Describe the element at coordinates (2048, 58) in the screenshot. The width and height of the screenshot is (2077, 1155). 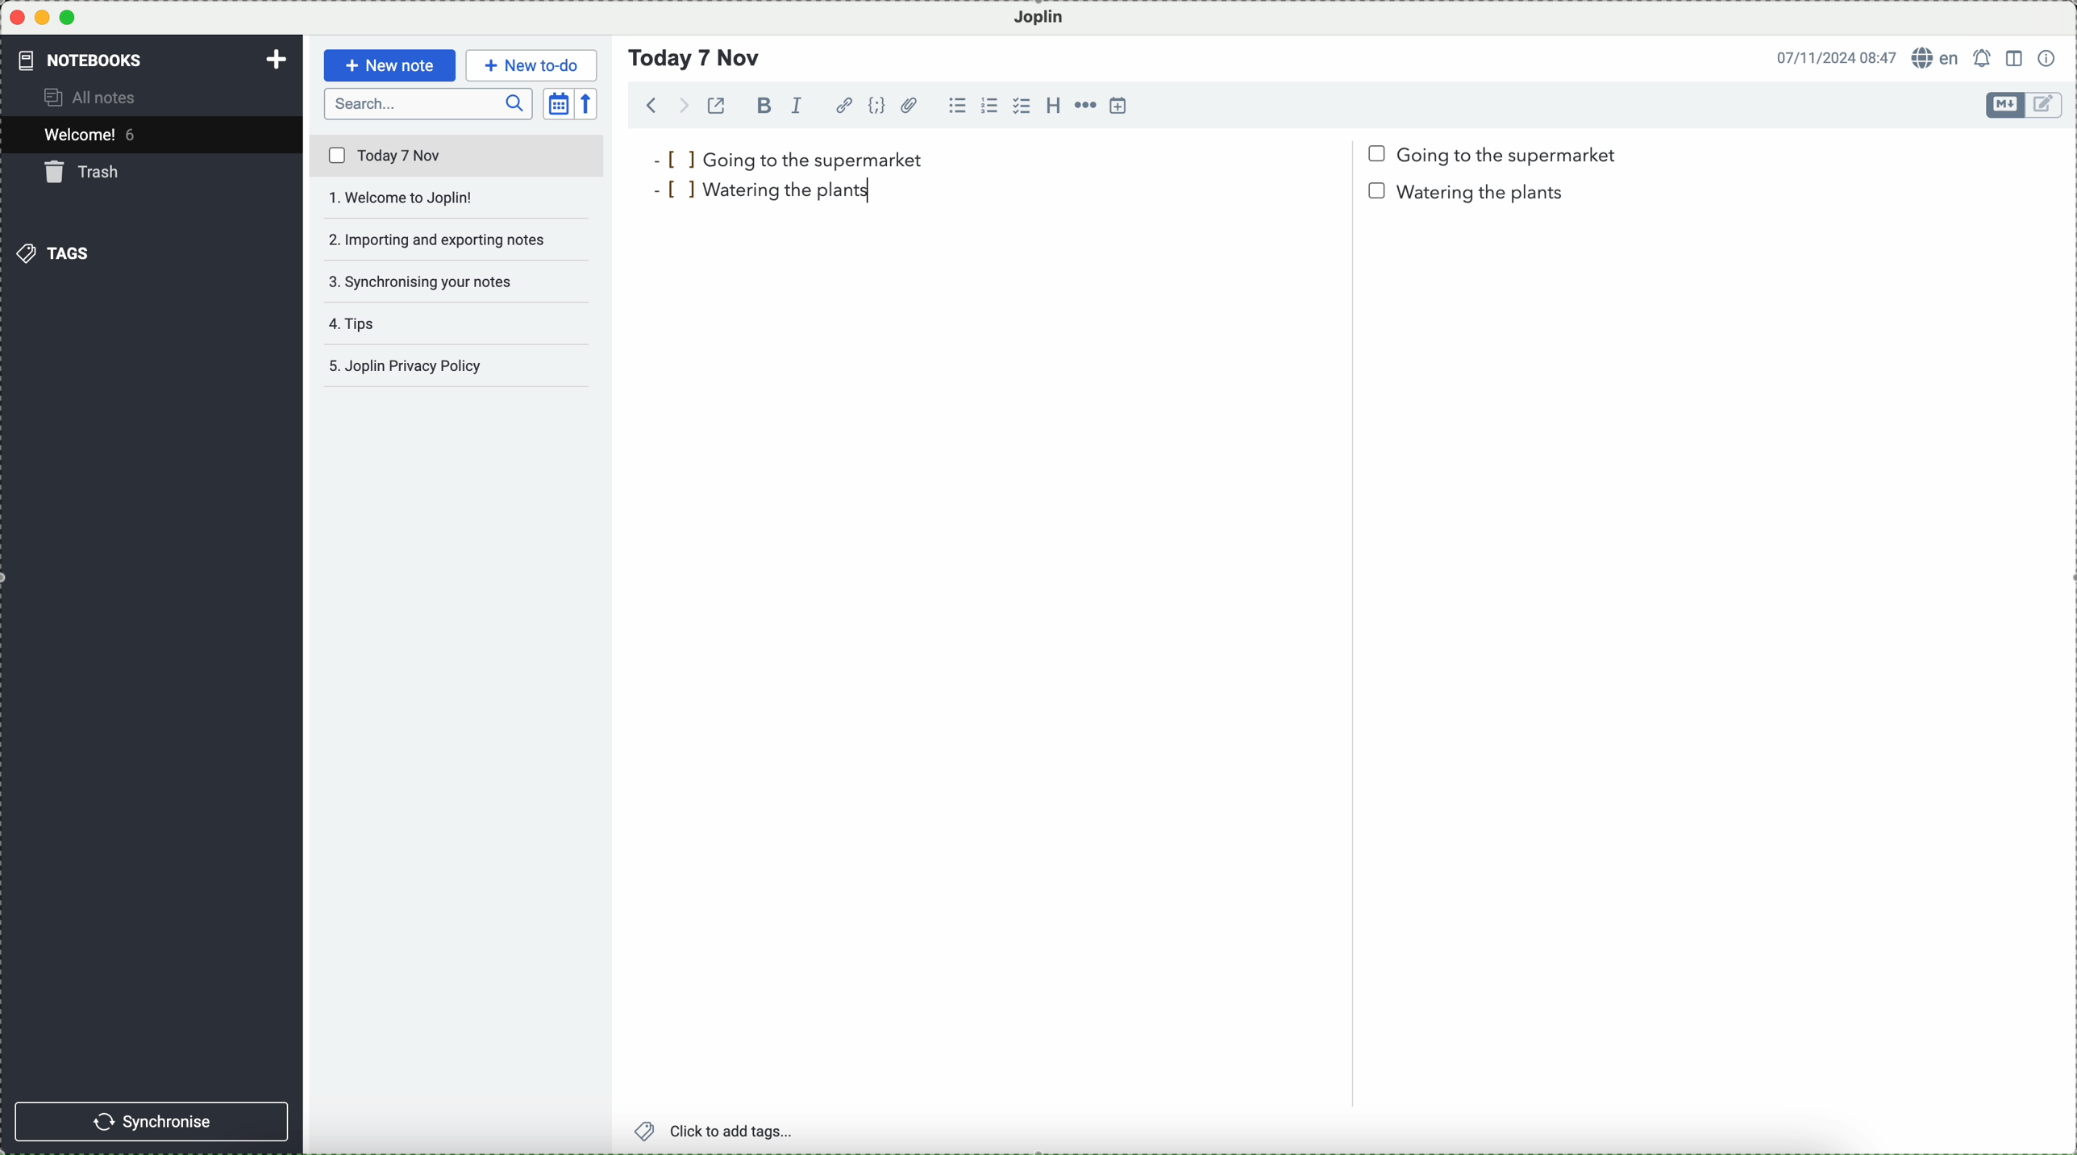
I see `note properties` at that location.